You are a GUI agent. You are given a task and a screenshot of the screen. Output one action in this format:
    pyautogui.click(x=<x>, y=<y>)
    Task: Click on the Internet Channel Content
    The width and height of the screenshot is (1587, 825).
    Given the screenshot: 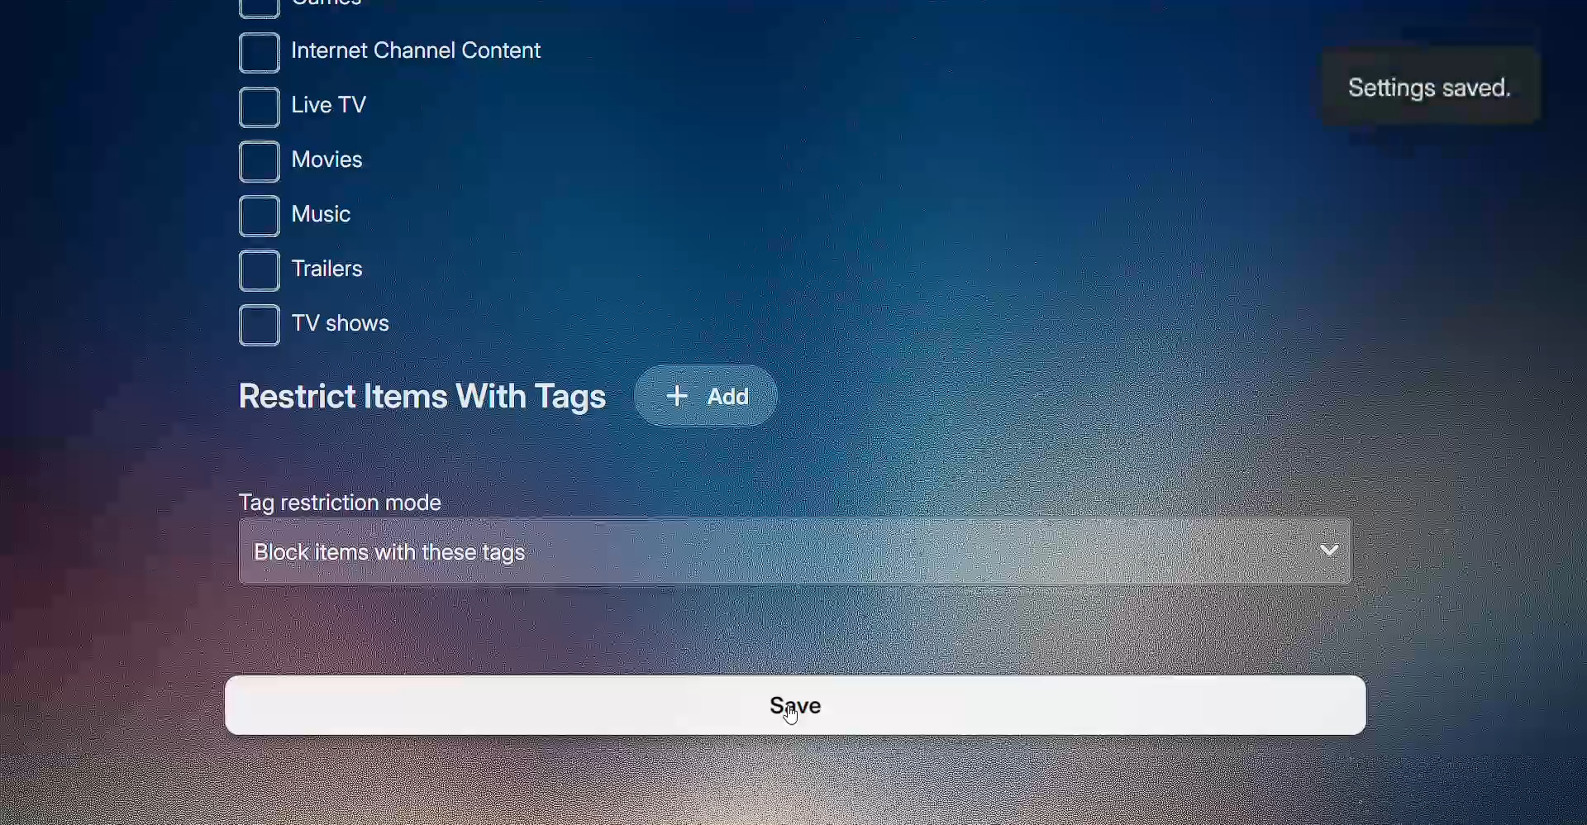 What is the action you would take?
    pyautogui.click(x=403, y=51)
    